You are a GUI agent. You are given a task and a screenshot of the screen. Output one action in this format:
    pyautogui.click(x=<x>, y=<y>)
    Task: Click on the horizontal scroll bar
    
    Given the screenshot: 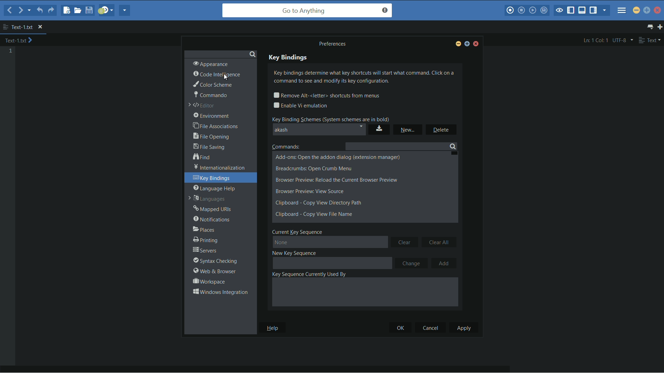 What is the action you would take?
    pyautogui.click(x=262, y=369)
    